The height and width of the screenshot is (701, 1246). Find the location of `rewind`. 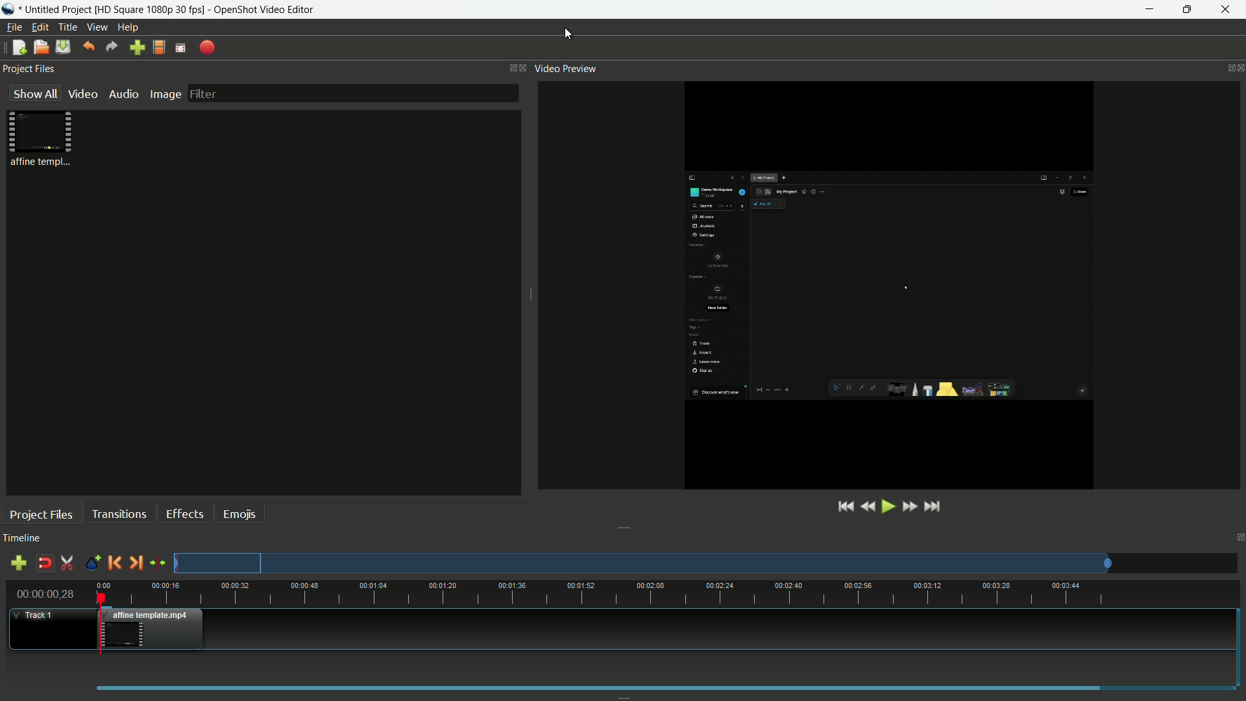

rewind is located at coordinates (868, 508).